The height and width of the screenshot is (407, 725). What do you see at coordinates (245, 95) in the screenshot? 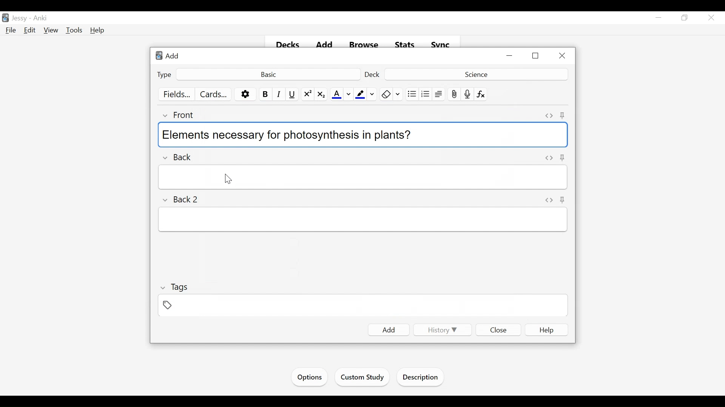
I see `Options` at bounding box center [245, 95].